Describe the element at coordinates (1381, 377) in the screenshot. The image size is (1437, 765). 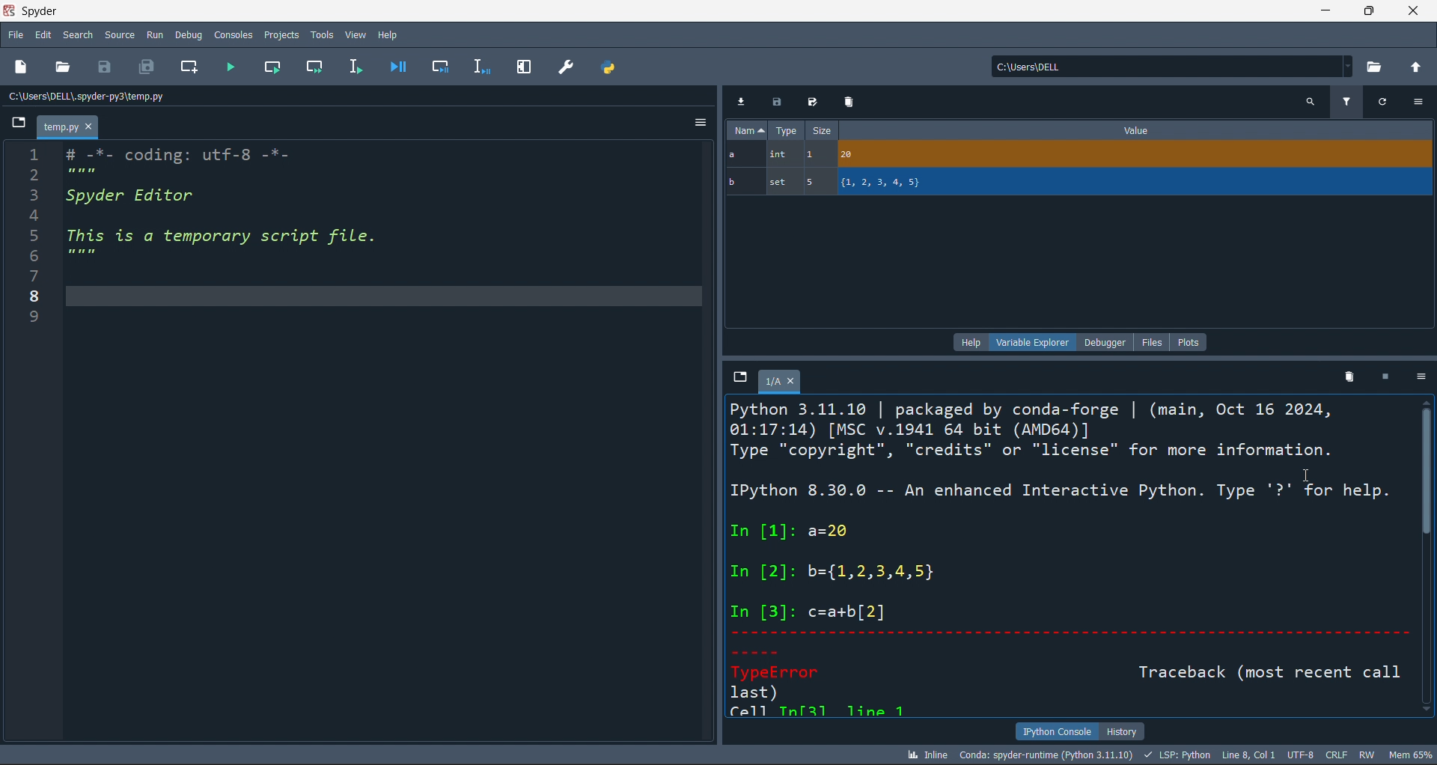
I see `close kernel` at that location.